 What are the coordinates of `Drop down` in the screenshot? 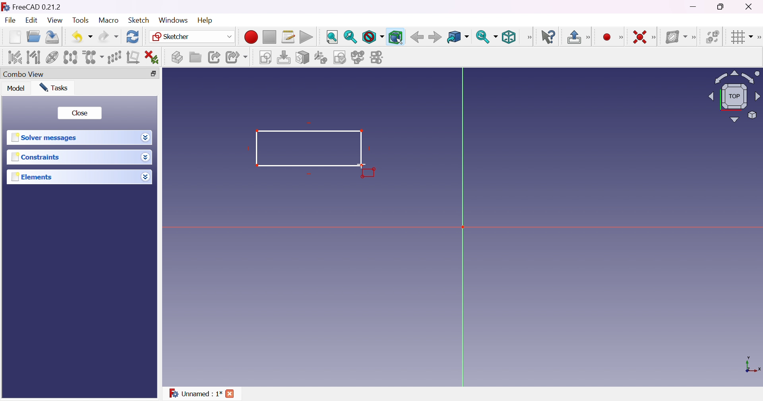 It's located at (146, 137).